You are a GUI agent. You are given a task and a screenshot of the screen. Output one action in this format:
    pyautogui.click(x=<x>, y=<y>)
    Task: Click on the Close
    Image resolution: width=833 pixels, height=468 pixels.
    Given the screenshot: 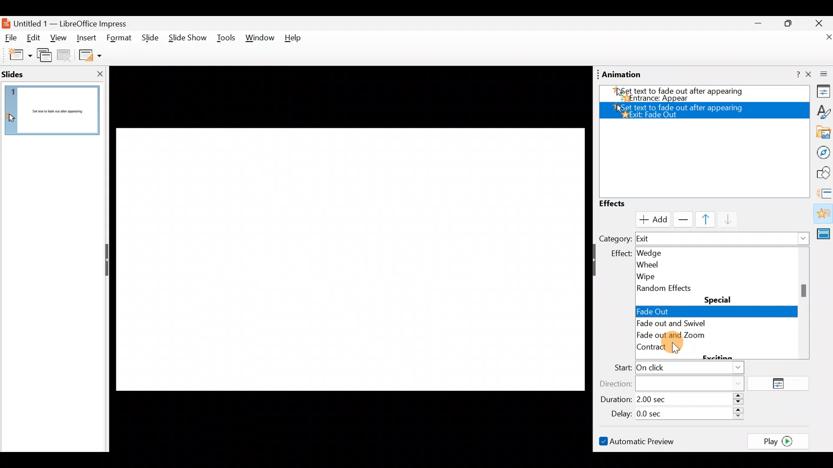 What is the action you would take?
    pyautogui.click(x=819, y=23)
    